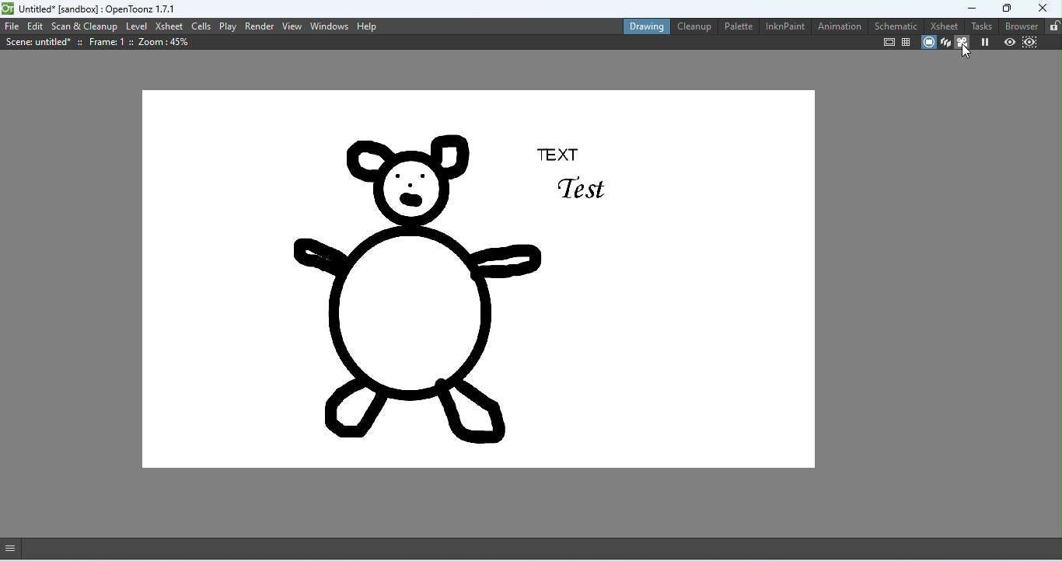 The image size is (1062, 561). I want to click on Xsheet, so click(941, 25).